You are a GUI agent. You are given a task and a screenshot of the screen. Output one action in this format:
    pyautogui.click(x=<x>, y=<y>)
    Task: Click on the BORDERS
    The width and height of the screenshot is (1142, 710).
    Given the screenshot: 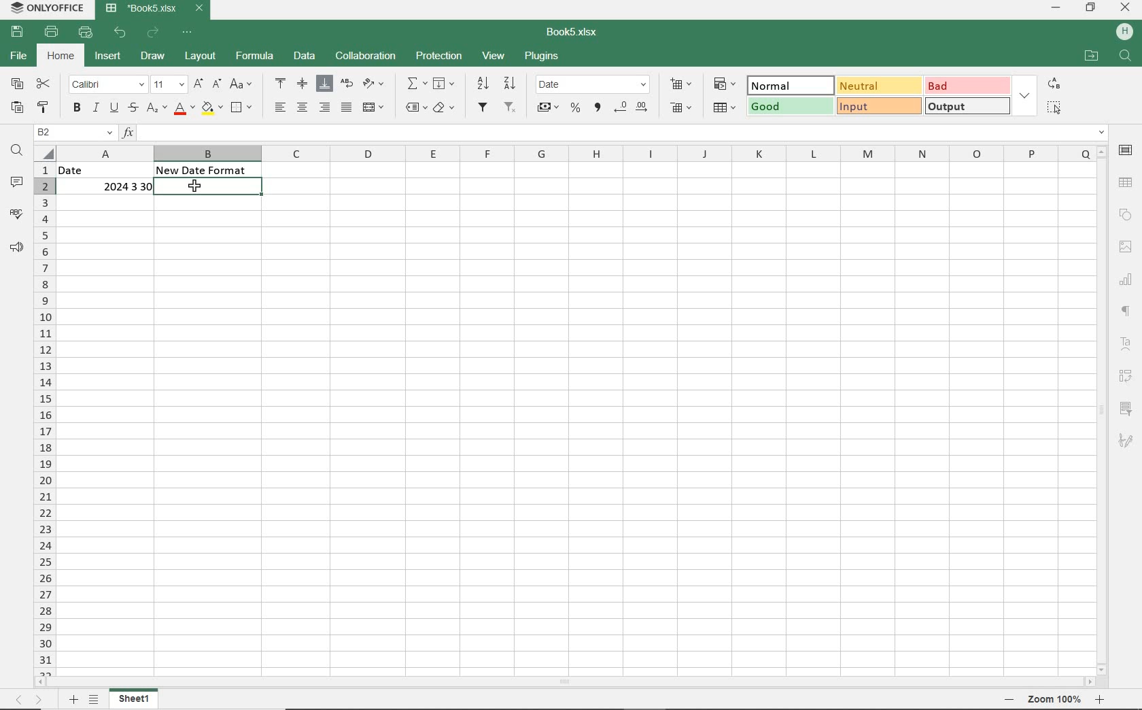 What is the action you would take?
    pyautogui.click(x=243, y=107)
    